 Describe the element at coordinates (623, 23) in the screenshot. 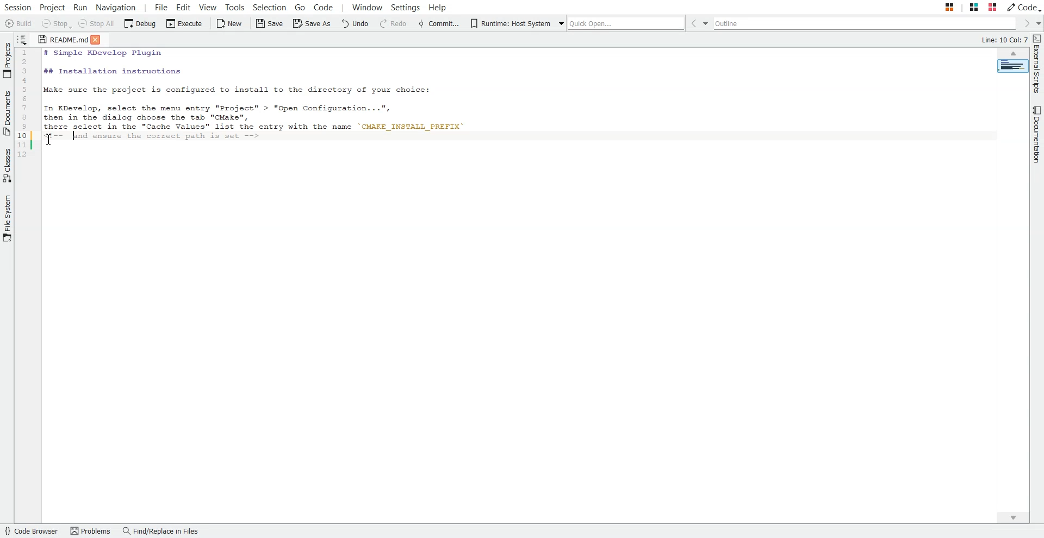

I see `Quick Open` at that location.